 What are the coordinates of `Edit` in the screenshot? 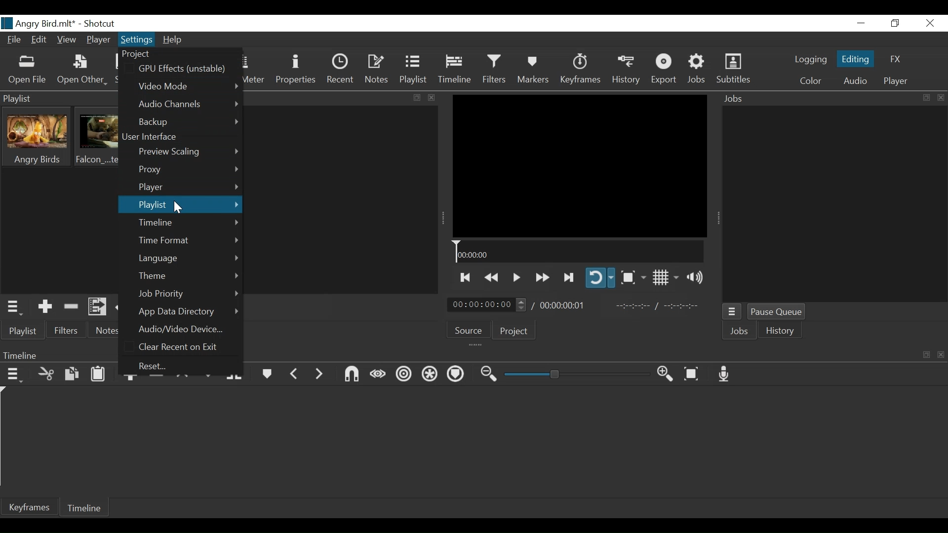 It's located at (39, 39).